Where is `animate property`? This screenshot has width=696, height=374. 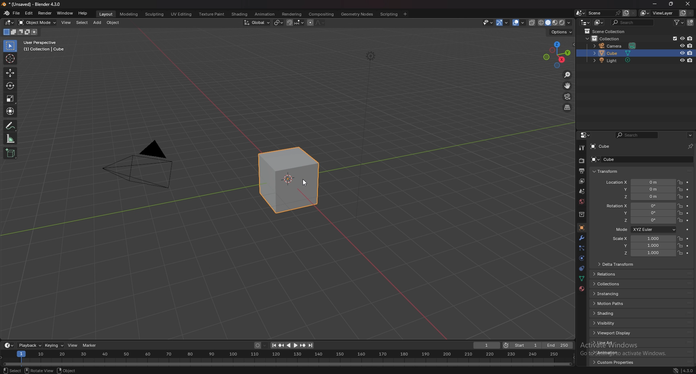
animate property is located at coordinates (688, 206).